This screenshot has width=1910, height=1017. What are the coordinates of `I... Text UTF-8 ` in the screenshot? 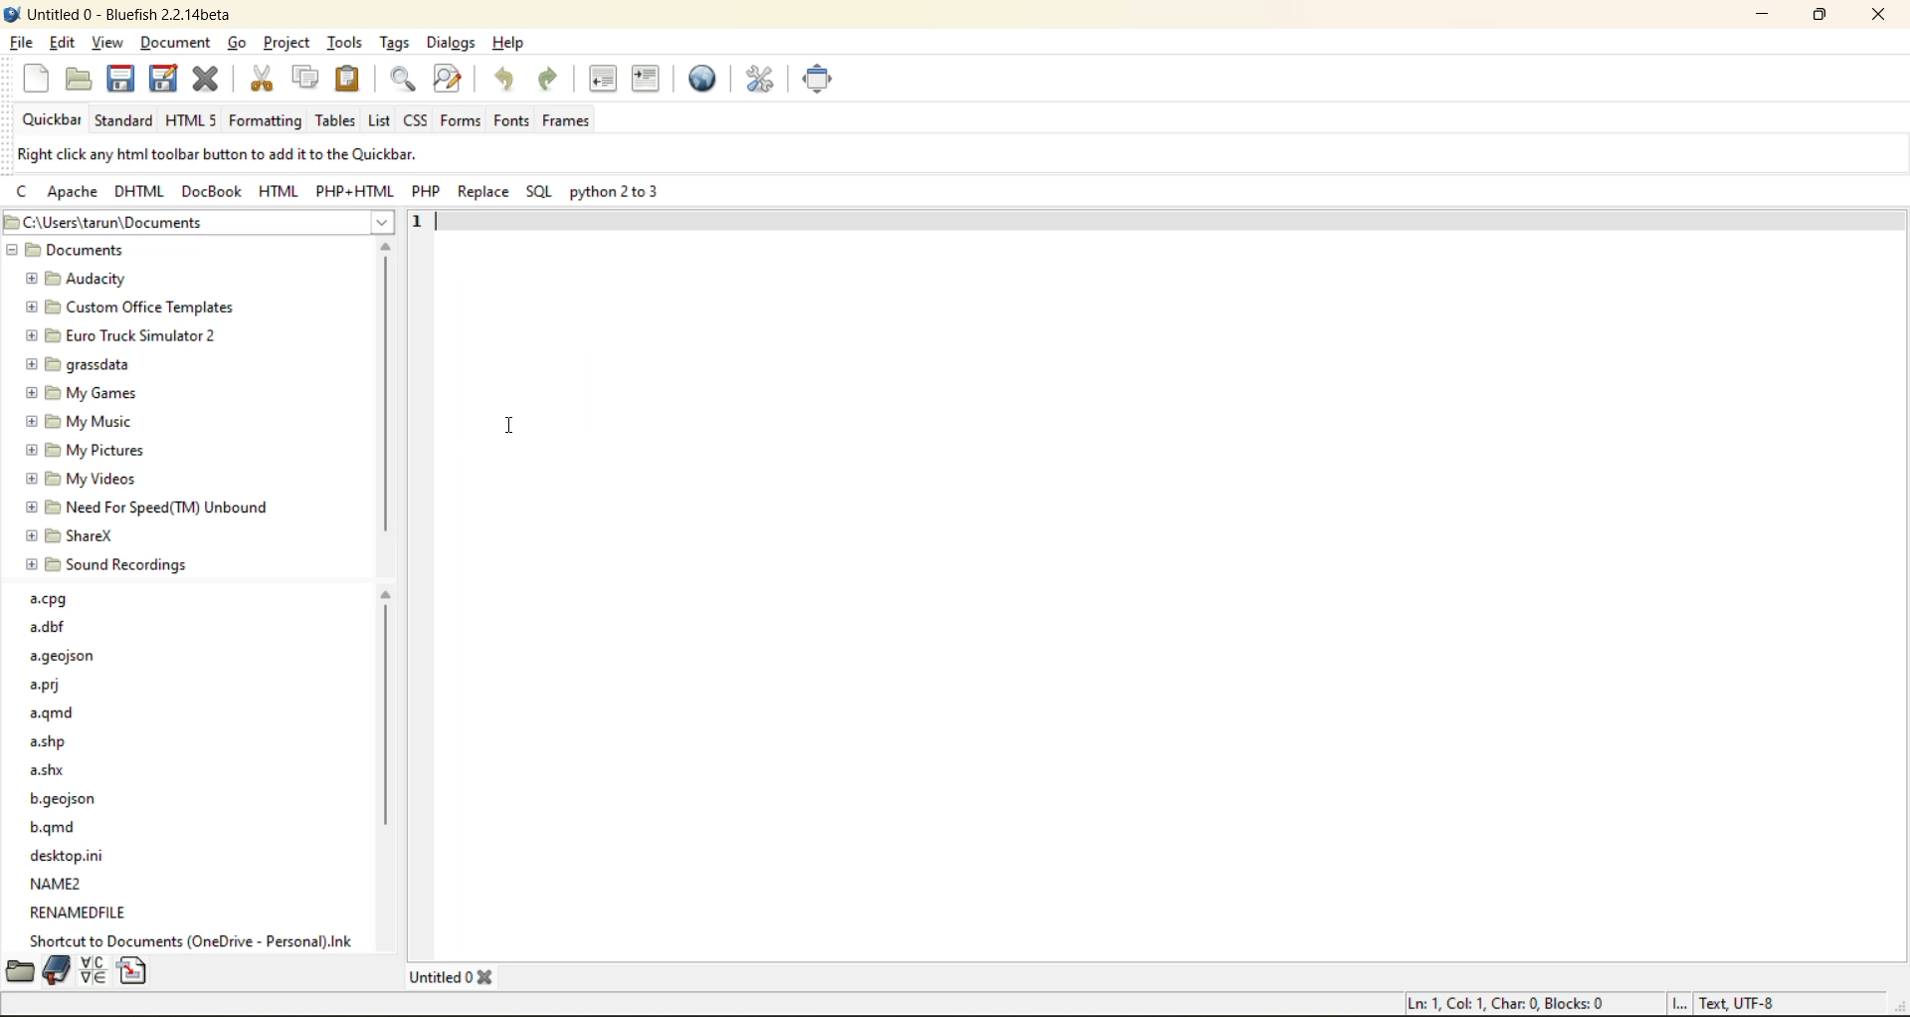 It's located at (1725, 1002).